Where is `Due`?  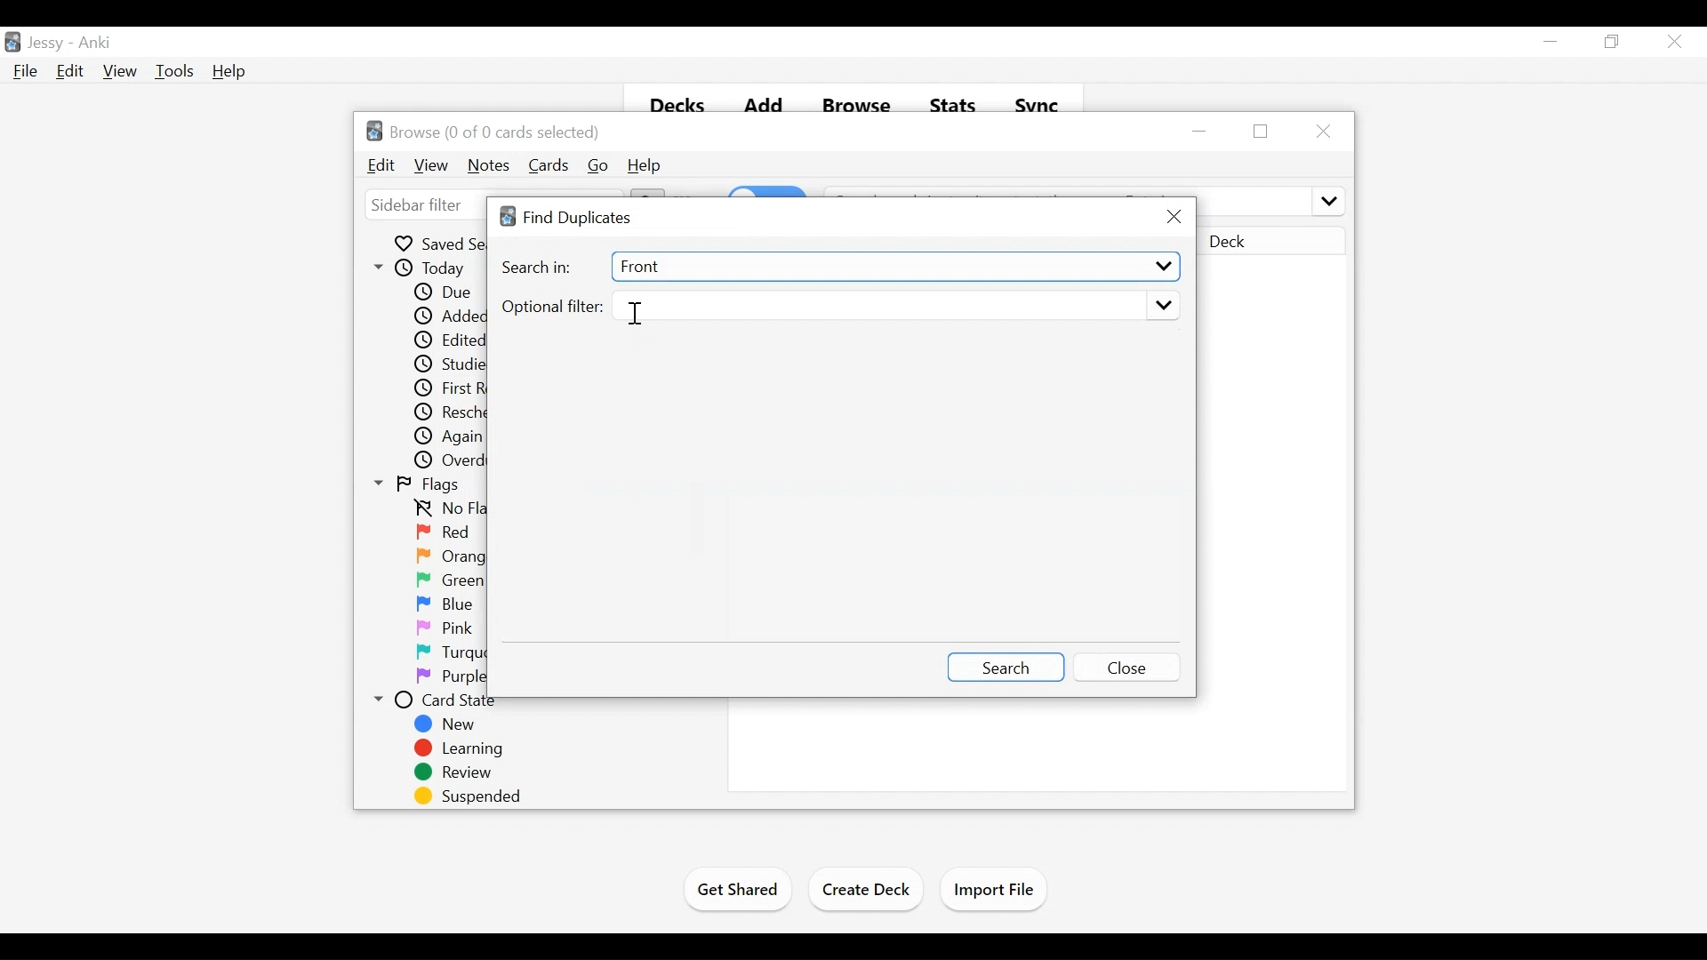 Due is located at coordinates (441, 292).